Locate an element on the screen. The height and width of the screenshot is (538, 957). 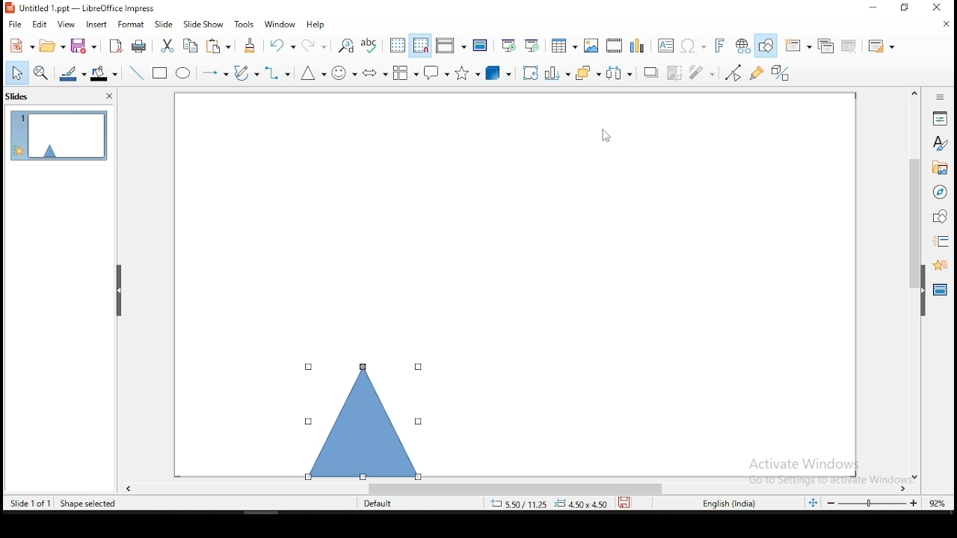
block arrows is located at coordinates (375, 72).